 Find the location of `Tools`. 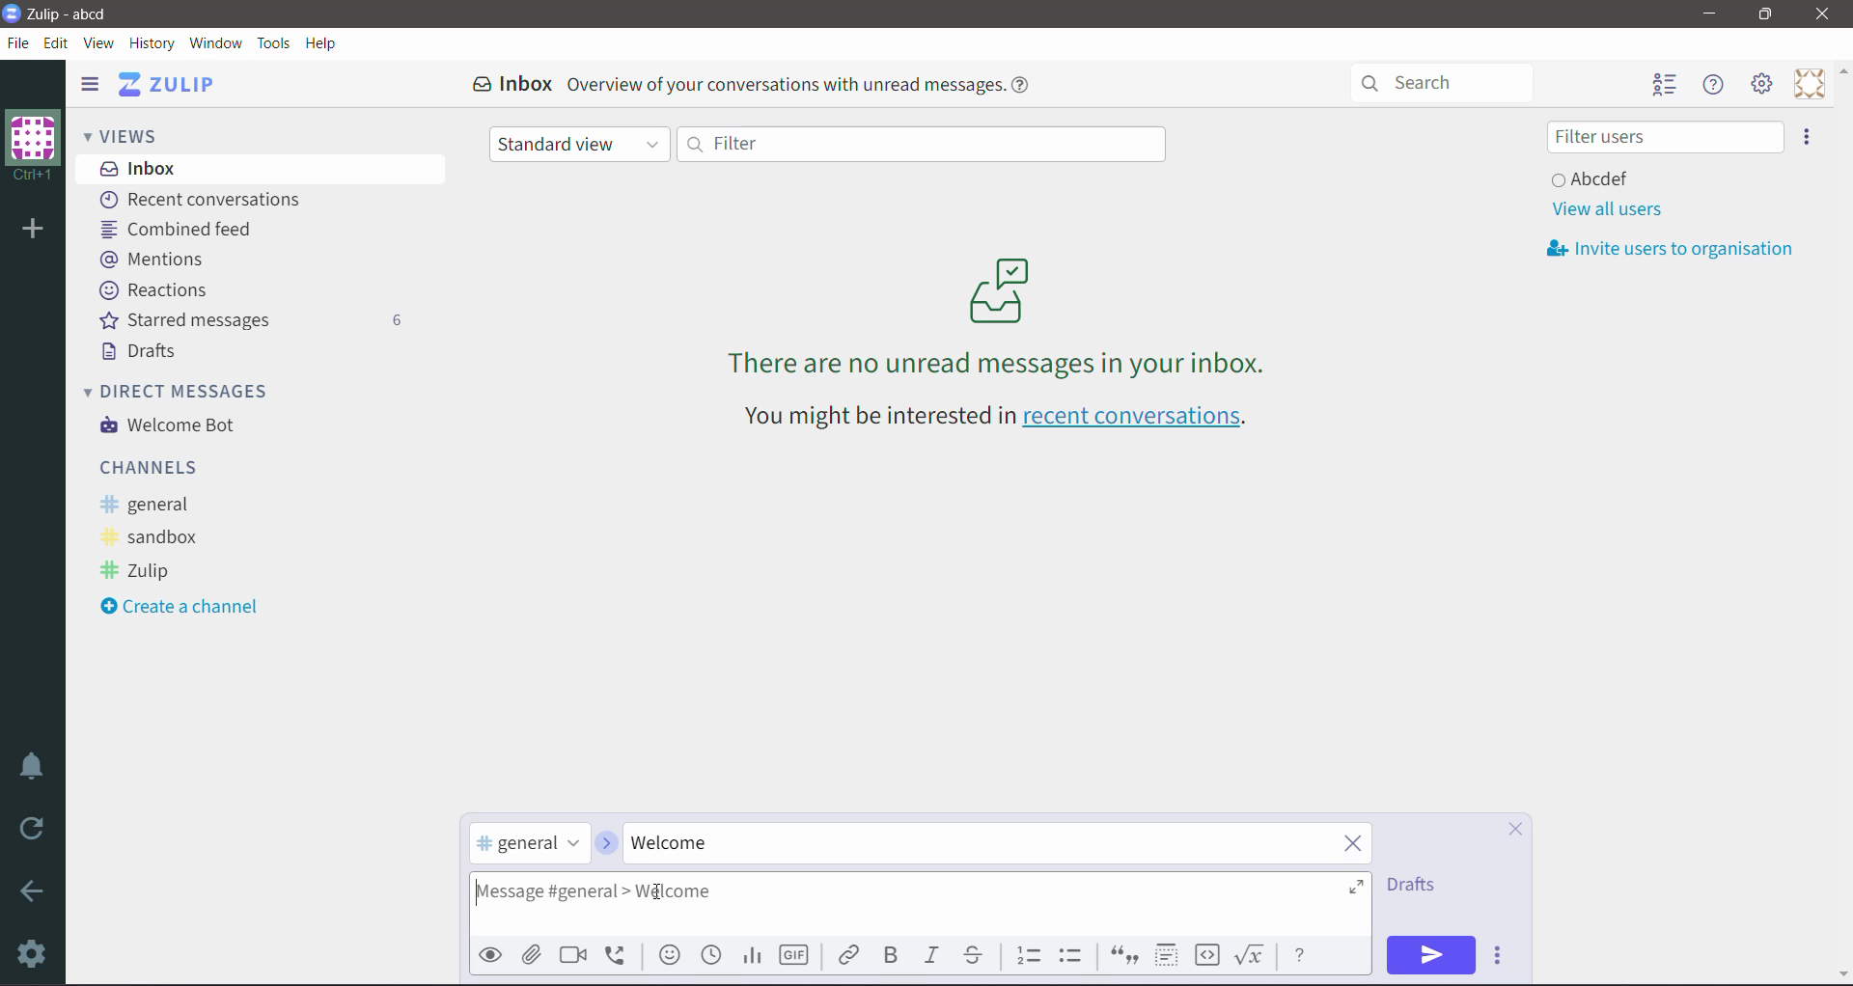

Tools is located at coordinates (274, 43).